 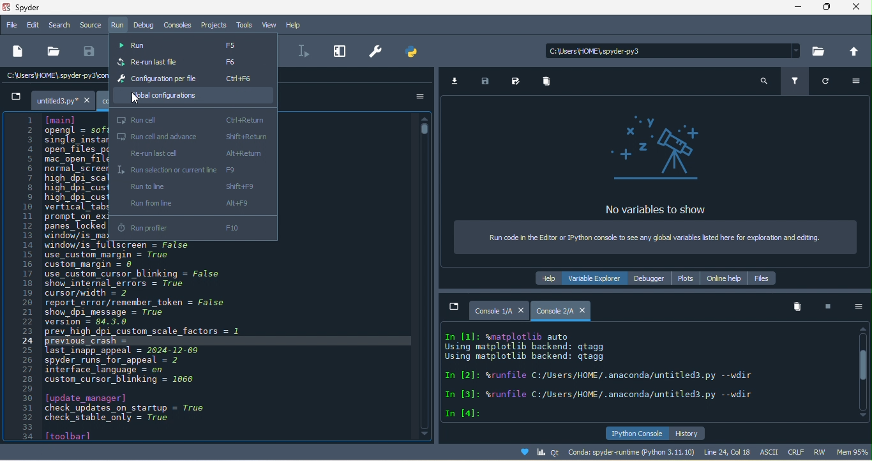 I want to click on close, so click(x=859, y=10).